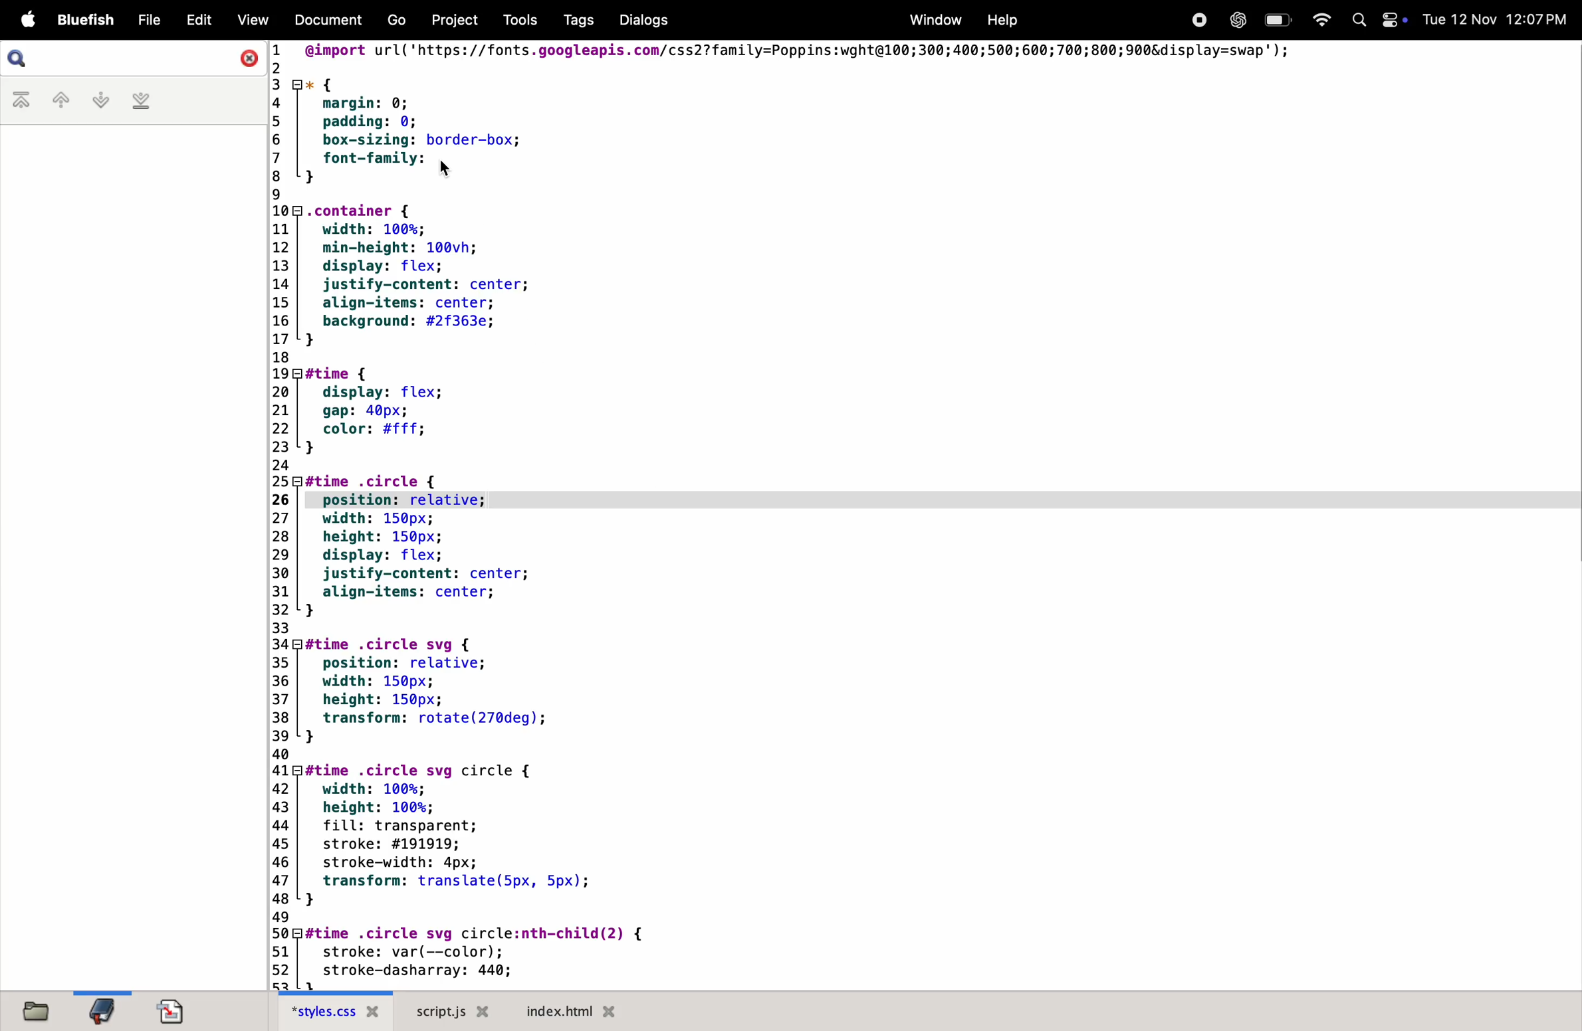 The image size is (1582, 1031). What do you see at coordinates (94, 100) in the screenshot?
I see `next bookmark` at bounding box center [94, 100].